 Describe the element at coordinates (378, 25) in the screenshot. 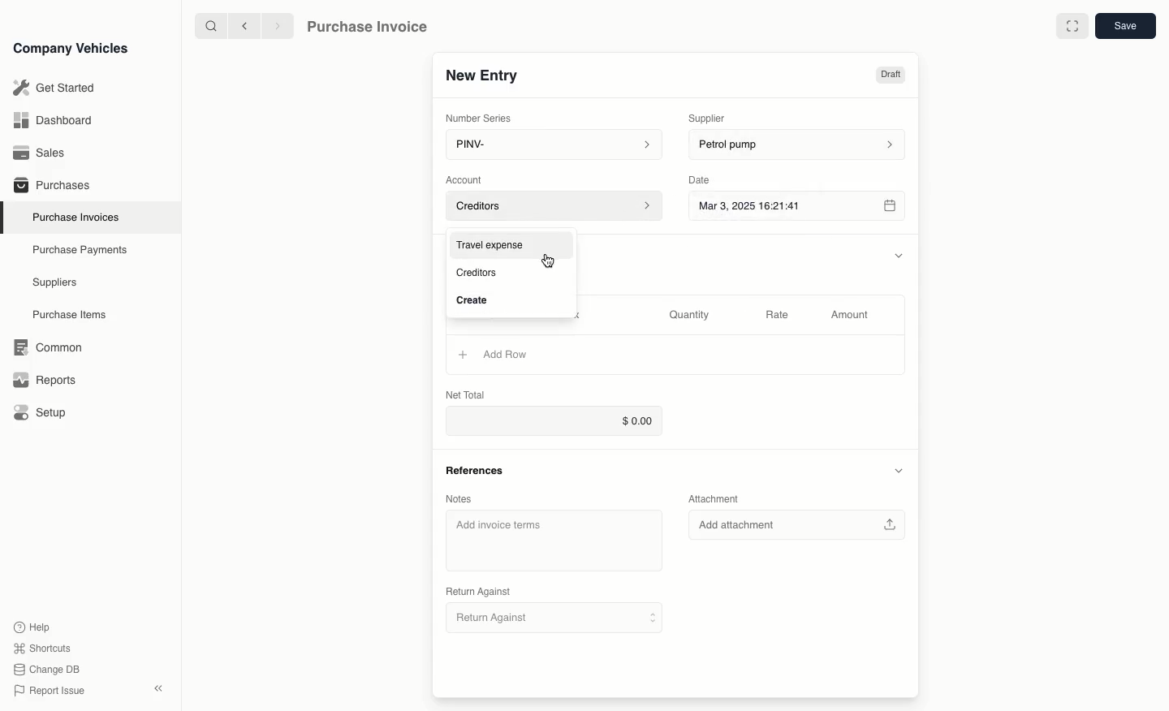

I see `Purchase Invoice` at that location.